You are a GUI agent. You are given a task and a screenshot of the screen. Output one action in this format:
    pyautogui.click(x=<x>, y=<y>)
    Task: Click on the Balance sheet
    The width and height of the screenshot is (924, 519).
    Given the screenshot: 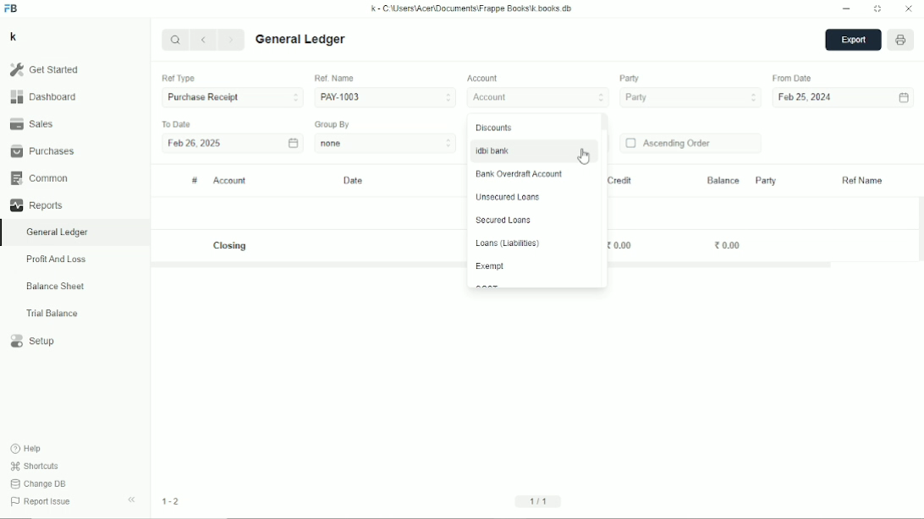 What is the action you would take?
    pyautogui.click(x=56, y=286)
    